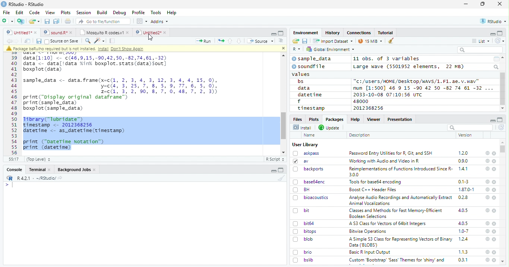 Image resolution: width=509 pixels, height=267 pixels. What do you see at coordinates (313, 119) in the screenshot?
I see `Plots` at bounding box center [313, 119].